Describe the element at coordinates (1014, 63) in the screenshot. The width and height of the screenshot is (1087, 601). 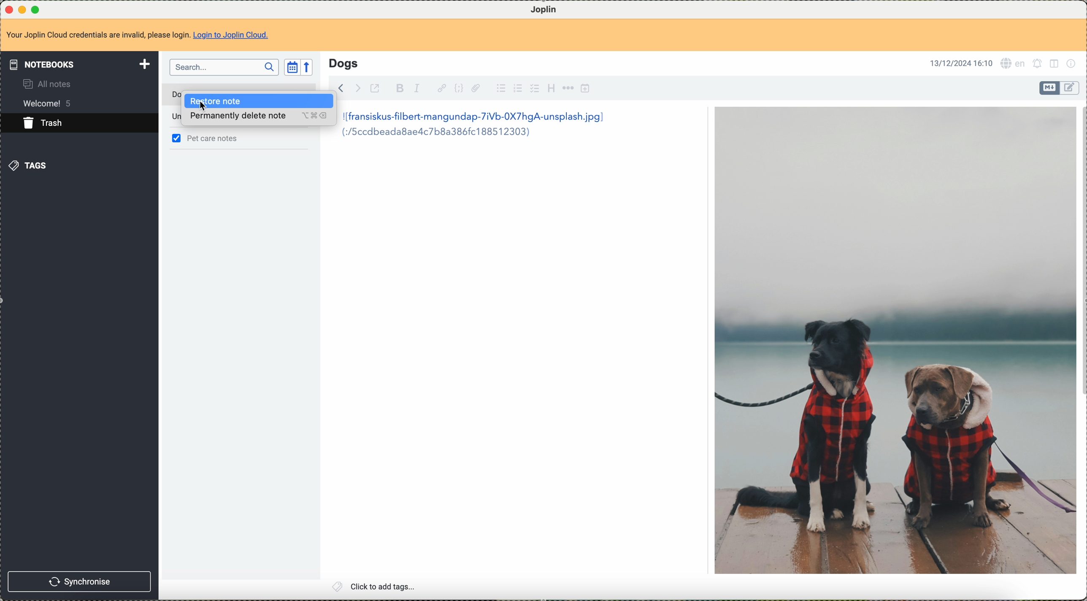
I see `language` at that location.